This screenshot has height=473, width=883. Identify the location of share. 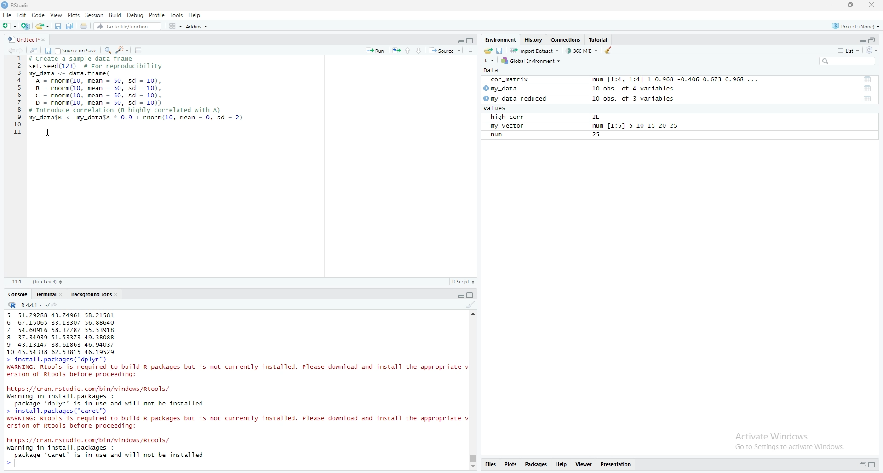
(84, 25).